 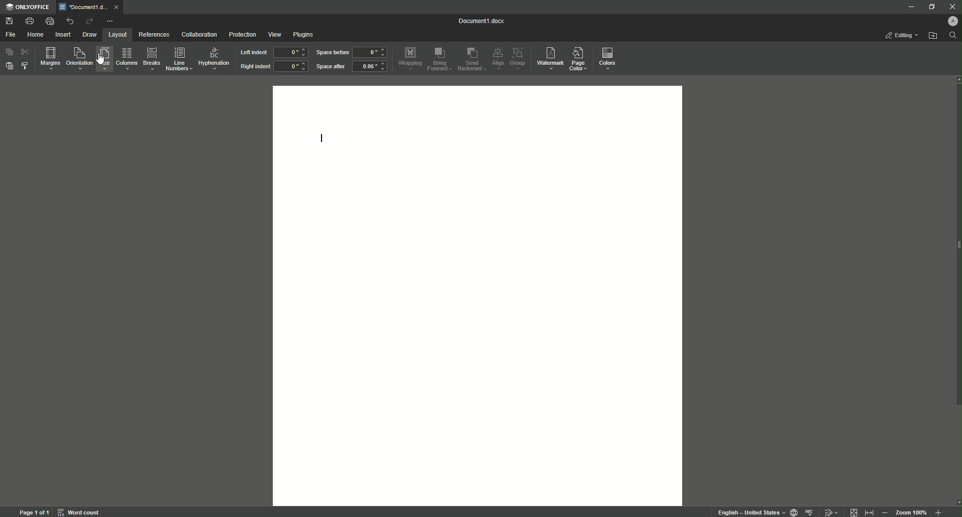 I want to click on Breaks, so click(x=152, y=59).